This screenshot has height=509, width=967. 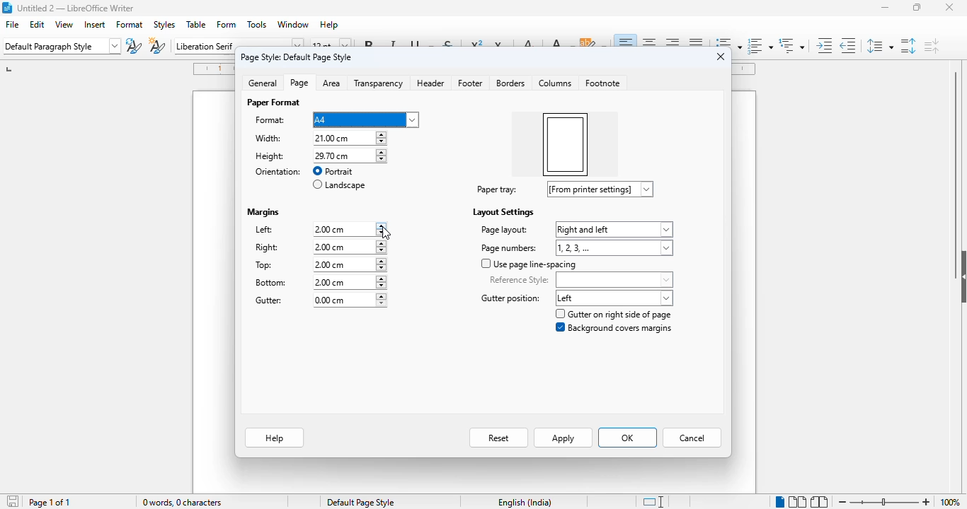 I want to click on maximize, so click(x=917, y=7).